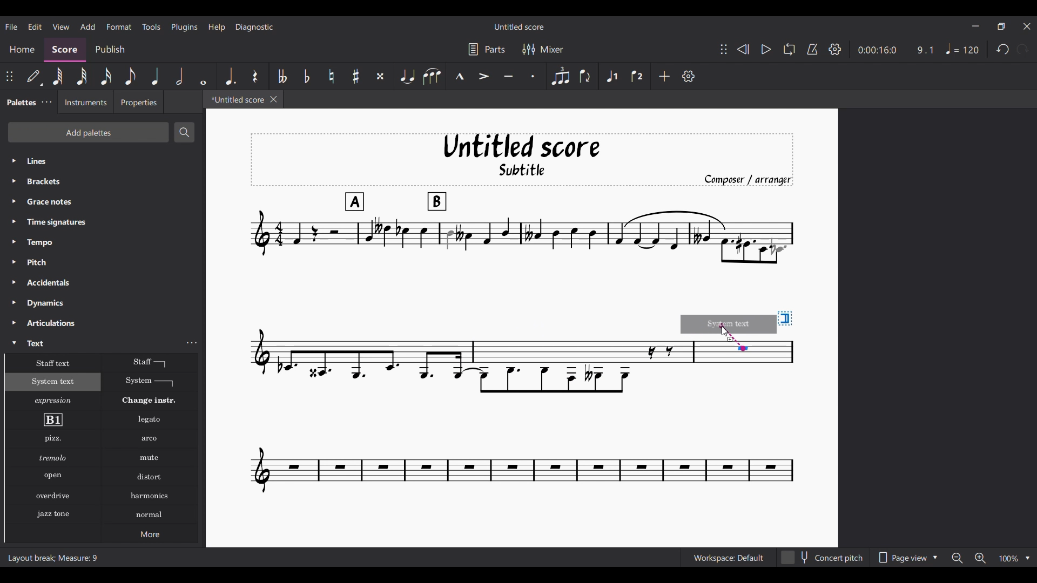  What do you see at coordinates (103, 242) in the screenshot?
I see `Tempo` at bounding box center [103, 242].